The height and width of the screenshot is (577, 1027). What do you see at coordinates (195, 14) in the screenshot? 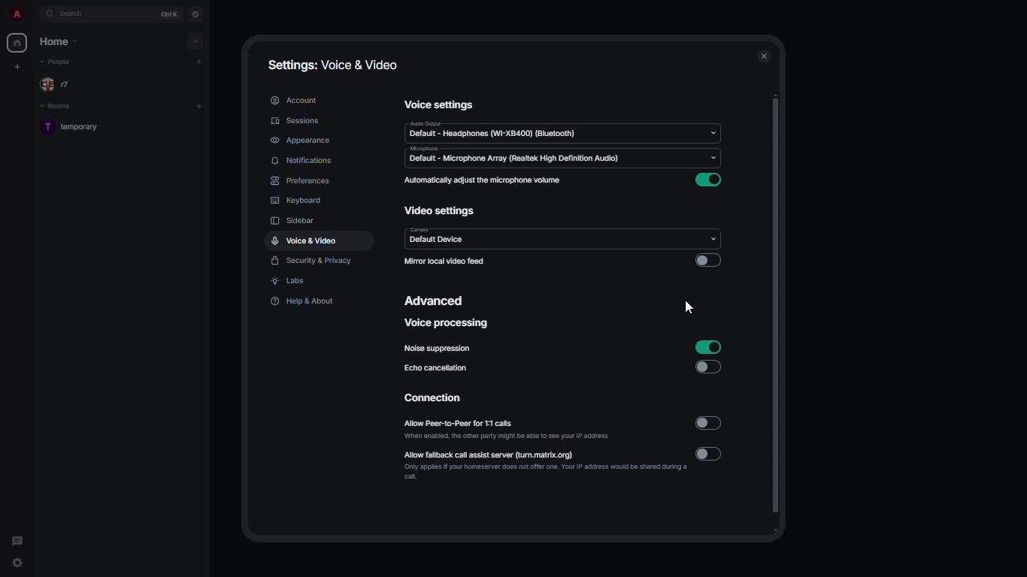
I see `navigator` at bounding box center [195, 14].